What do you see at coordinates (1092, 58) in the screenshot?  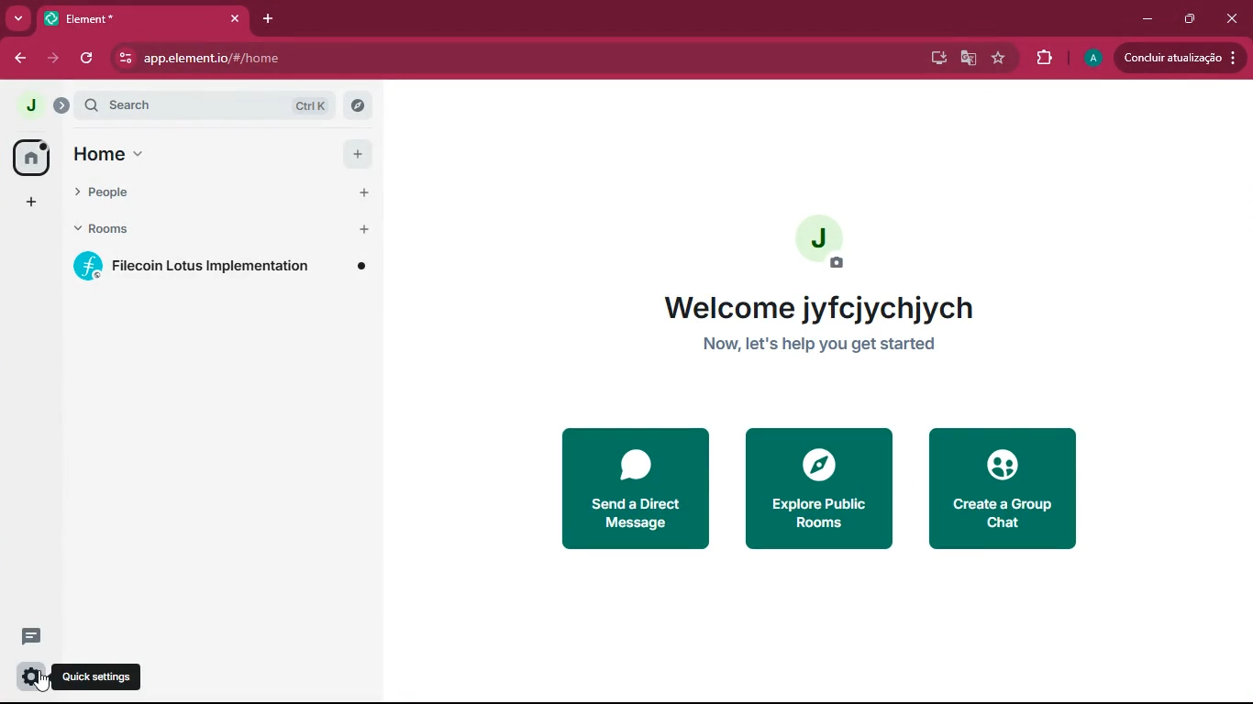 I see `profile` at bounding box center [1092, 58].